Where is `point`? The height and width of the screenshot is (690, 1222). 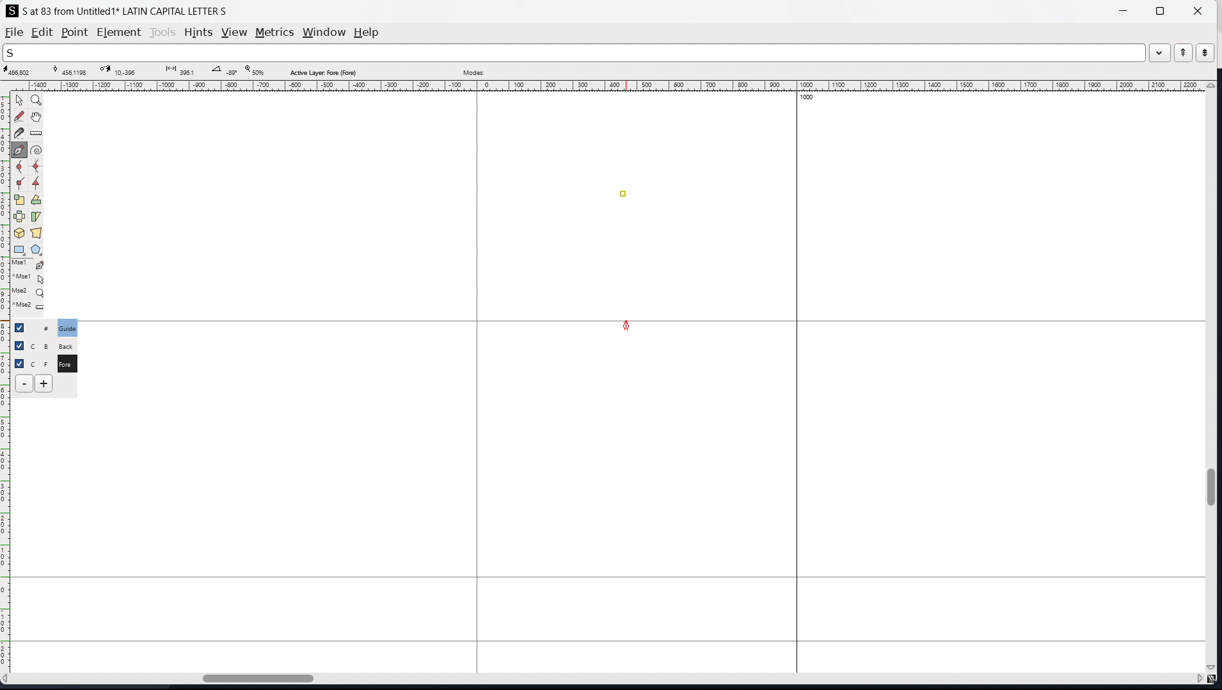 point is located at coordinates (74, 33).